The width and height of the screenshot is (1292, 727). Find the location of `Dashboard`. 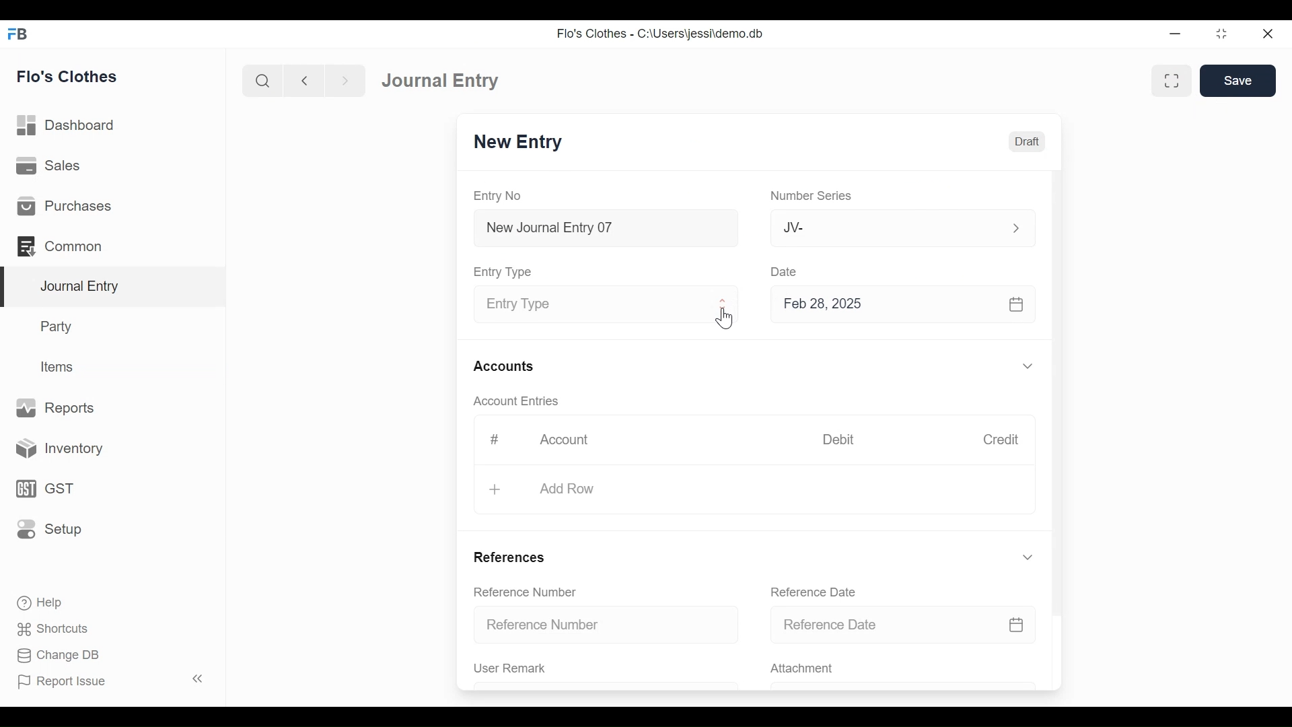

Dashboard is located at coordinates (67, 125).